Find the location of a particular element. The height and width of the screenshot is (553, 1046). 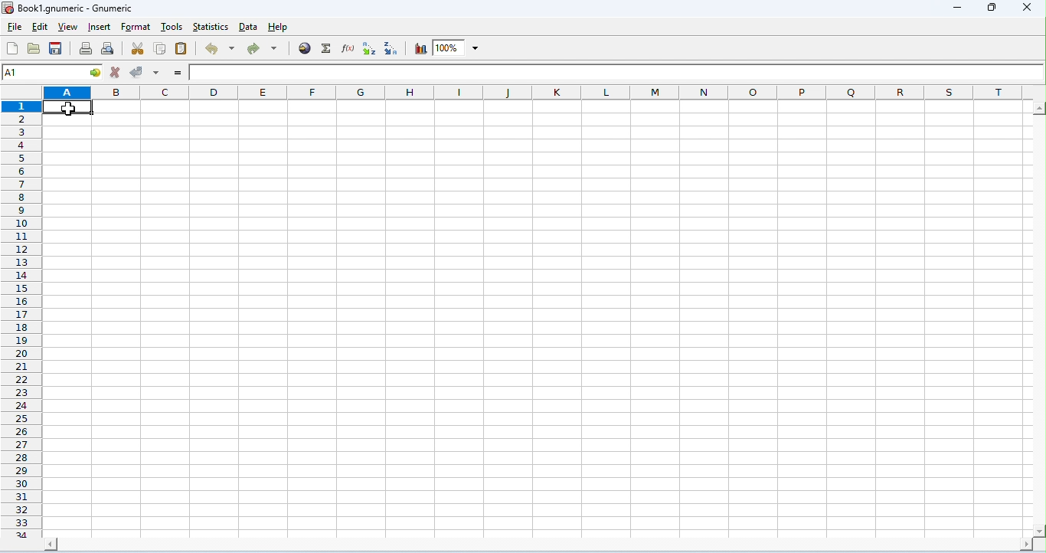

sheet1 is located at coordinates (16, 542).